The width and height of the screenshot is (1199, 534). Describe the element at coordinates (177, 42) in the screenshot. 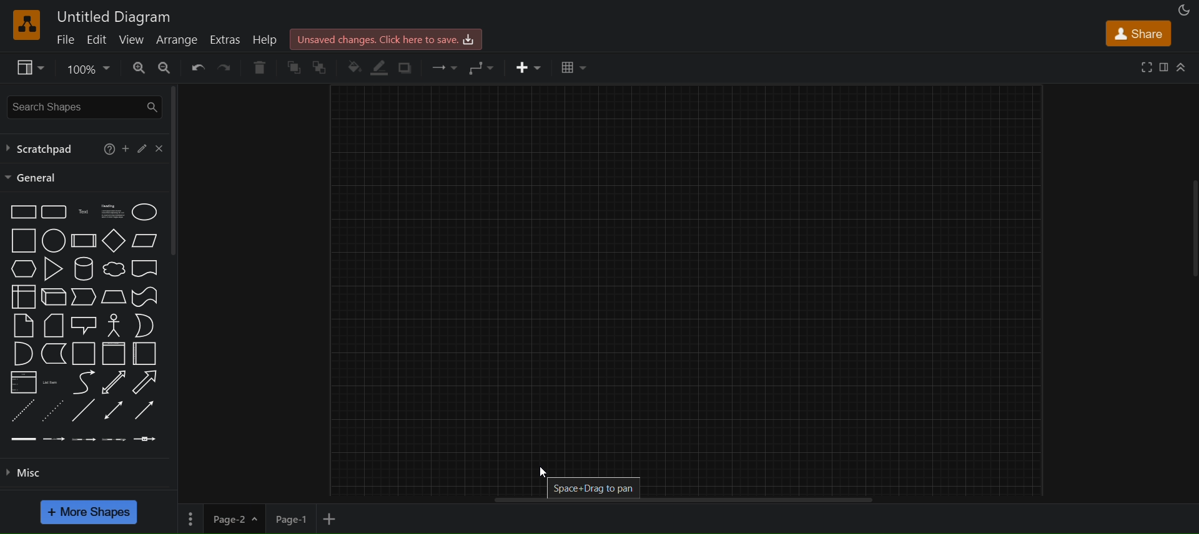

I see `arrange` at that location.